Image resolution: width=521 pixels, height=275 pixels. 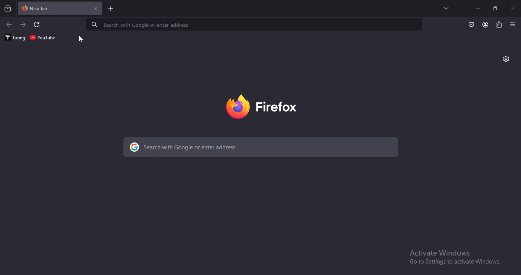 I want to click on extensions, so click(x=499, y=25).